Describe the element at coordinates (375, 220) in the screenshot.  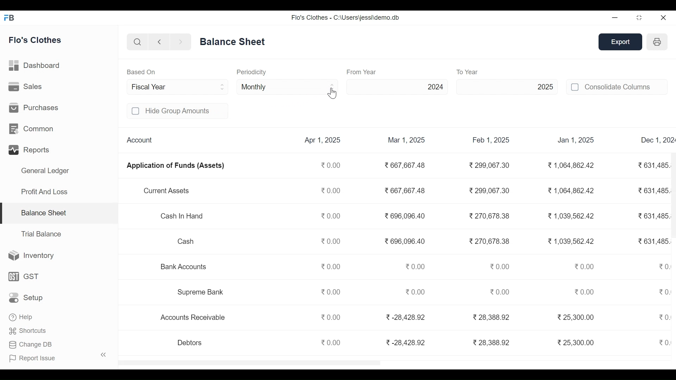
I see `Cash In Hand 0.00 3 696,096.40 %270,678.38 %1,039,562.42` at that location.